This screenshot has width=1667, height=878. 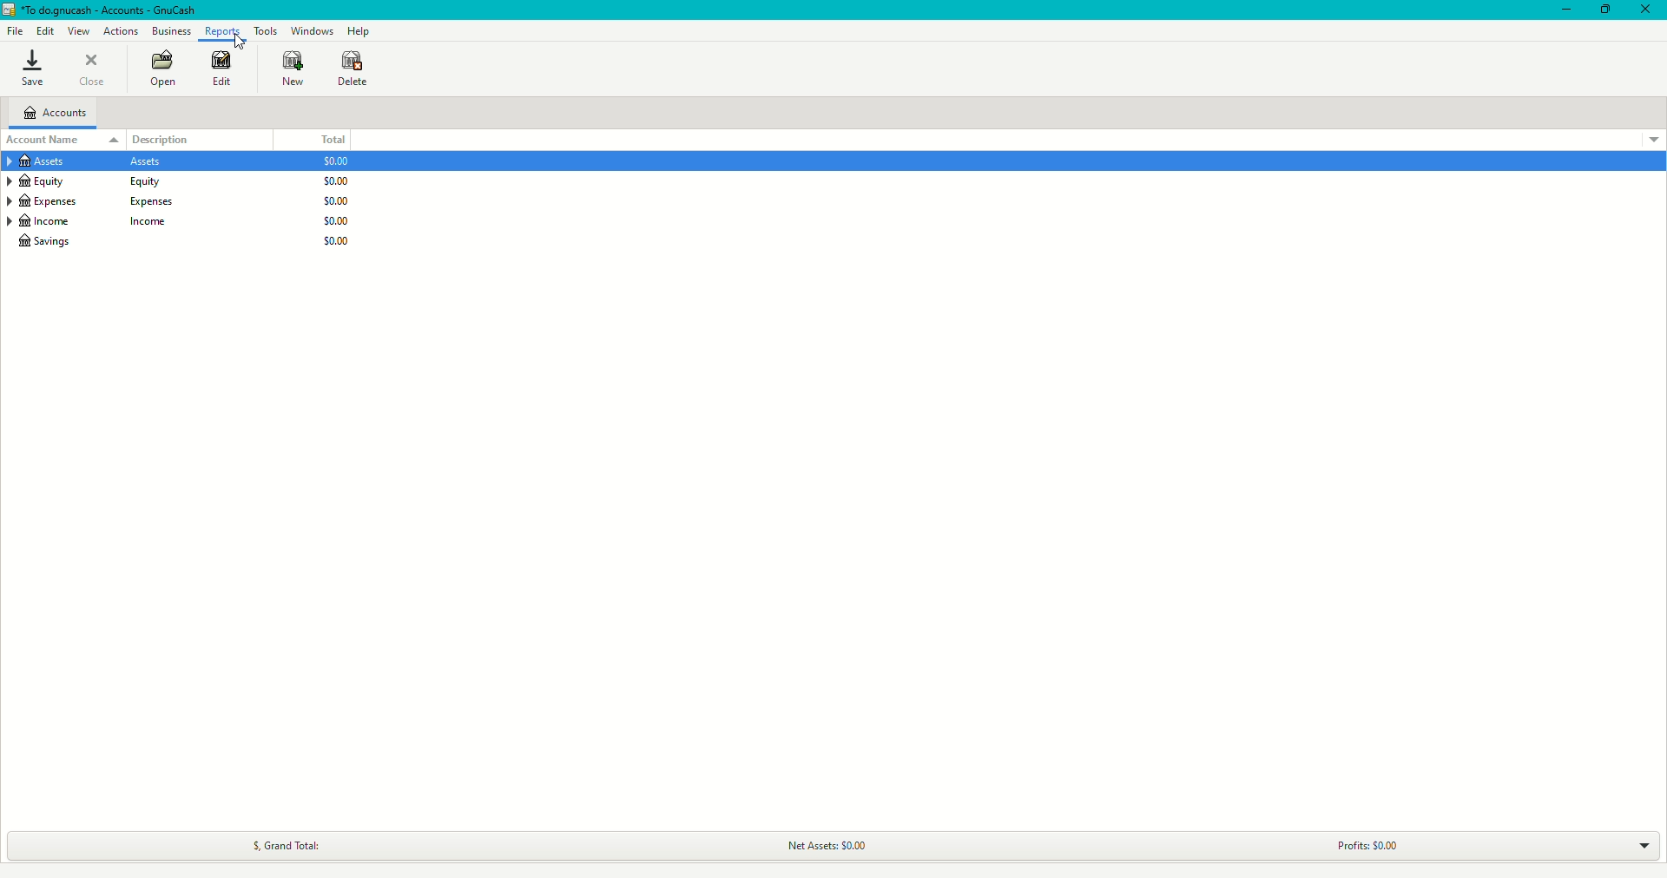 I want to click on Business, so click(x=172, y=30).